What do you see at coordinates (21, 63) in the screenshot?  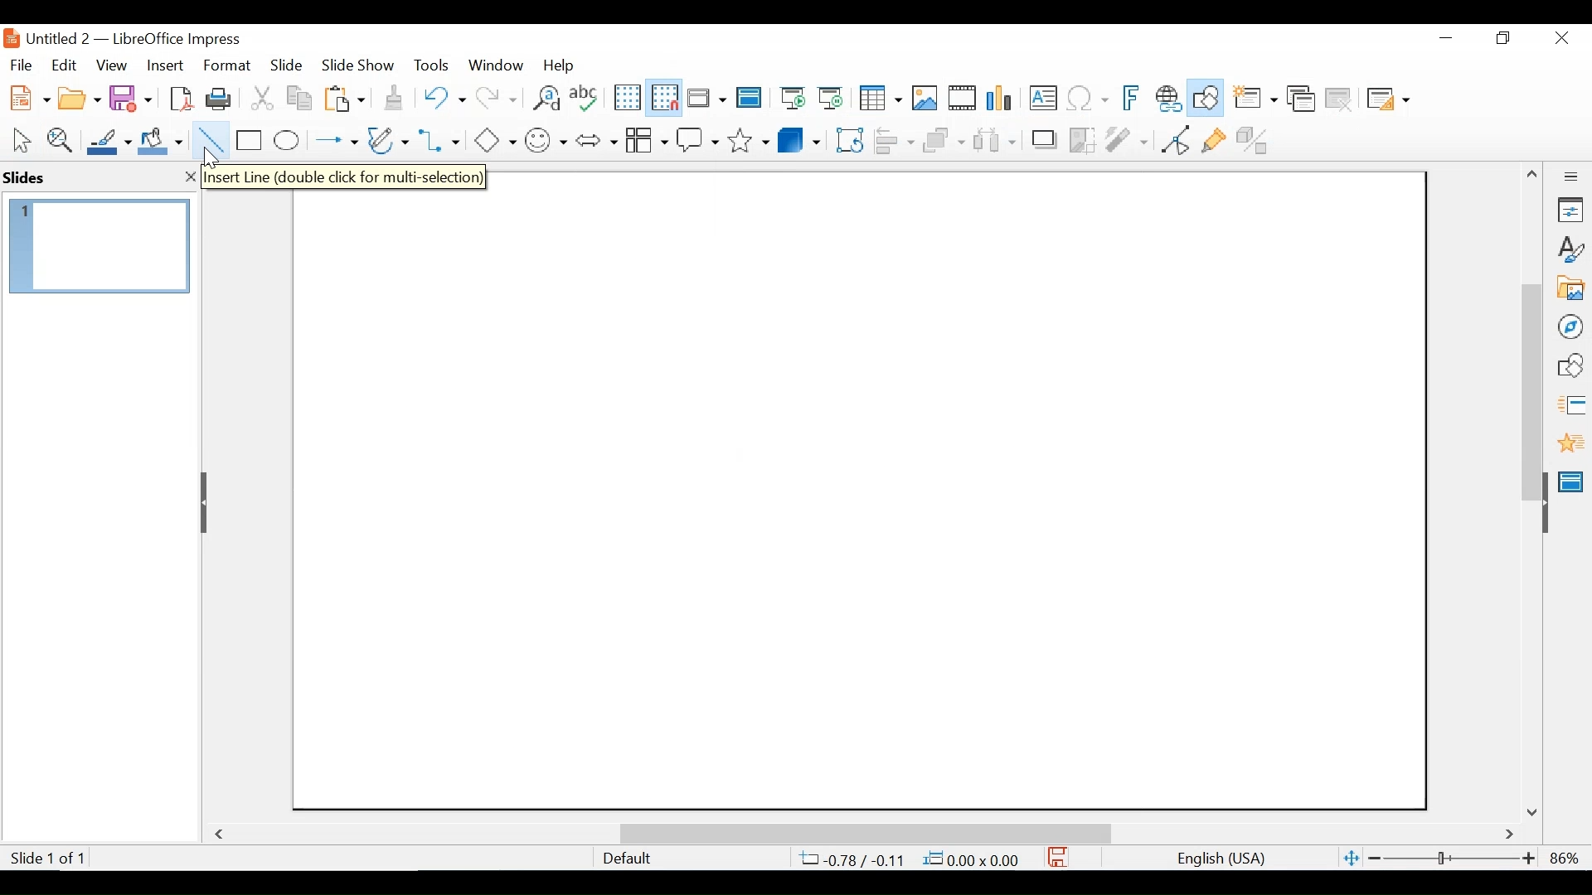 I see `File` at bounding box center [21, 63].